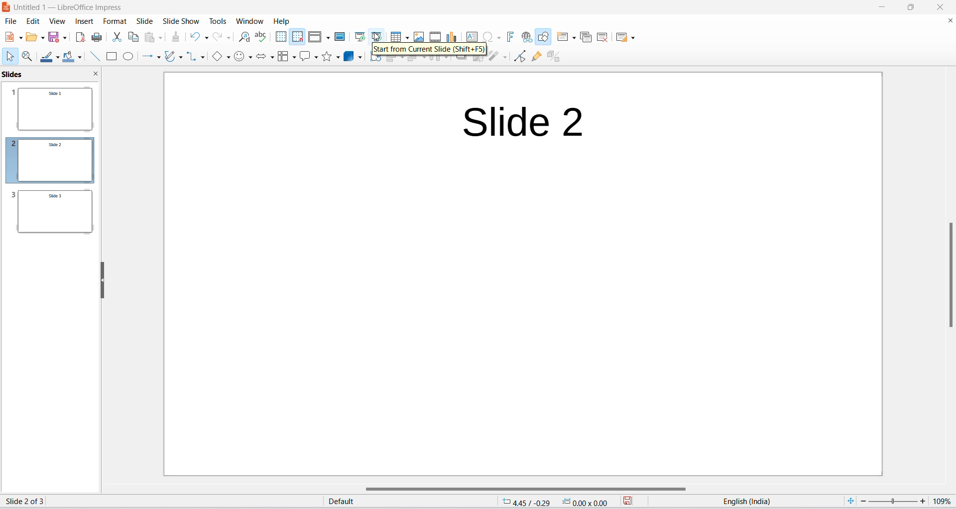 This screenshot has width=956, height=509. Describe the element at coordinates (272, 58) in the screenshot. I see `block arrows options` at that location.